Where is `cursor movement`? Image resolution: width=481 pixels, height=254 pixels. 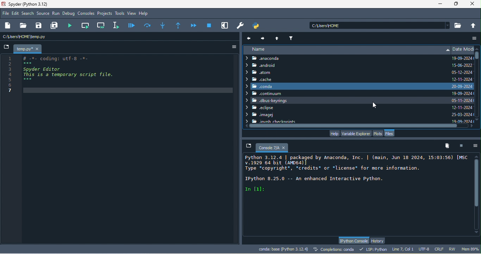 cursor movement is located at coordinates (376, 104).